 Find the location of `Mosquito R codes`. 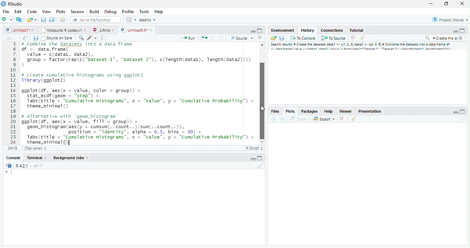

Mosquito R codes is located at coordinates (65, 30).